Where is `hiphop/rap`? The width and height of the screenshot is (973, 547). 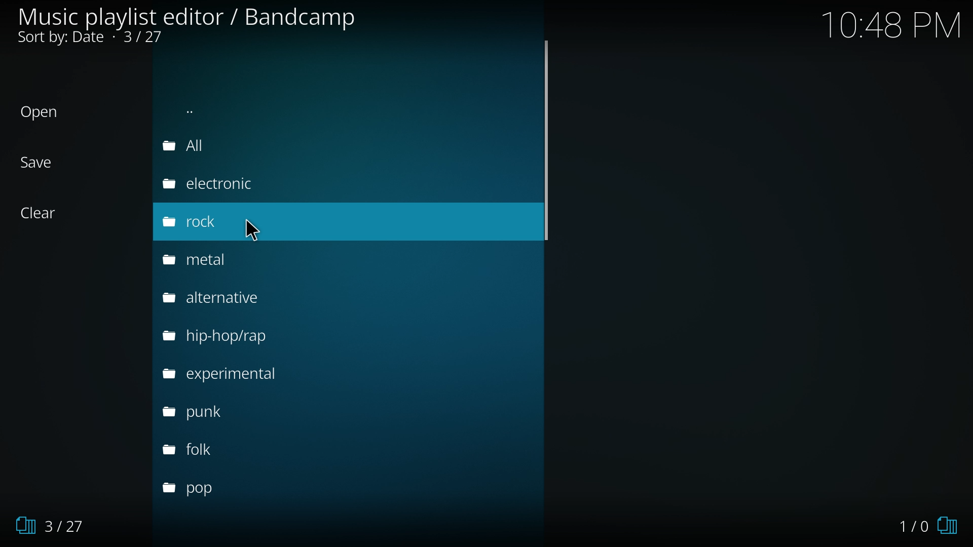 hiphop/rap is located at coordinates (231, 334).